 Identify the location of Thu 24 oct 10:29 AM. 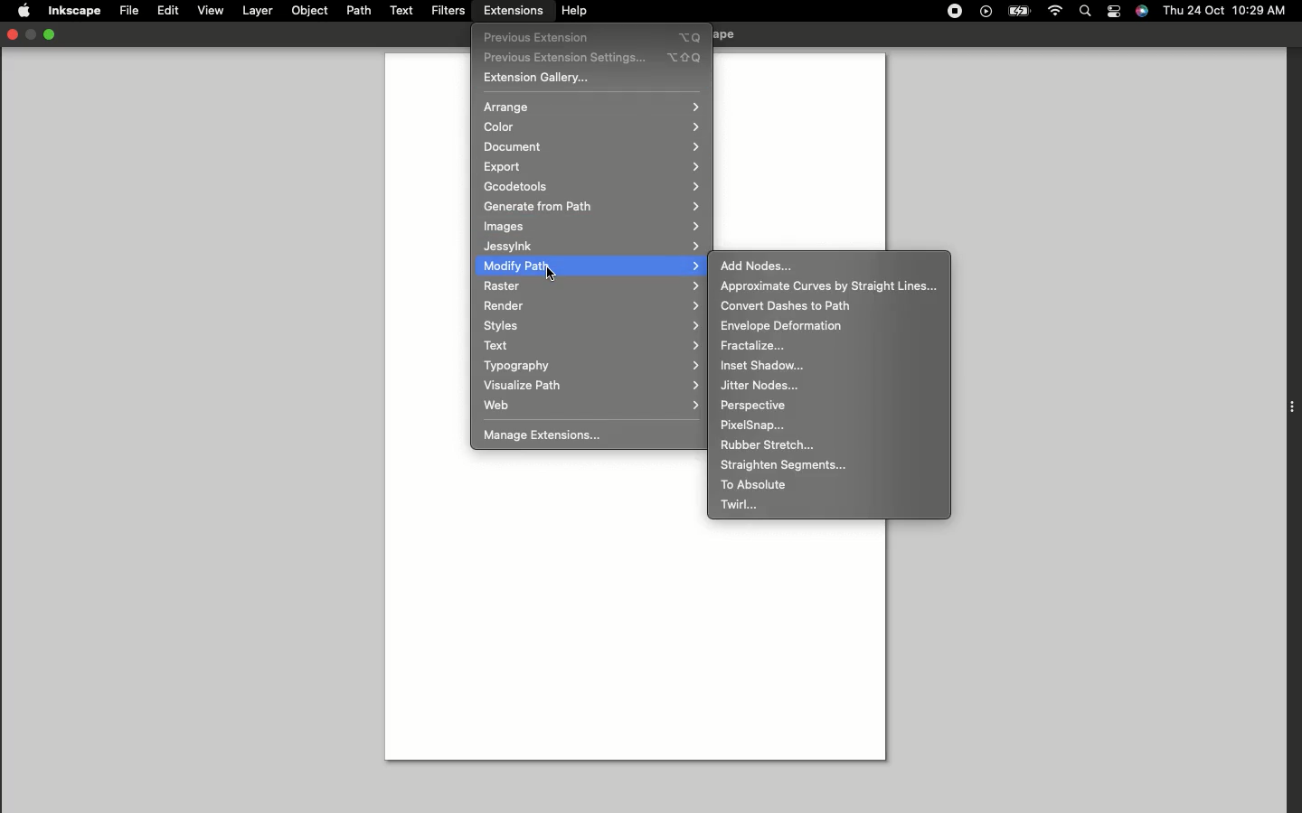
(1225, 11).